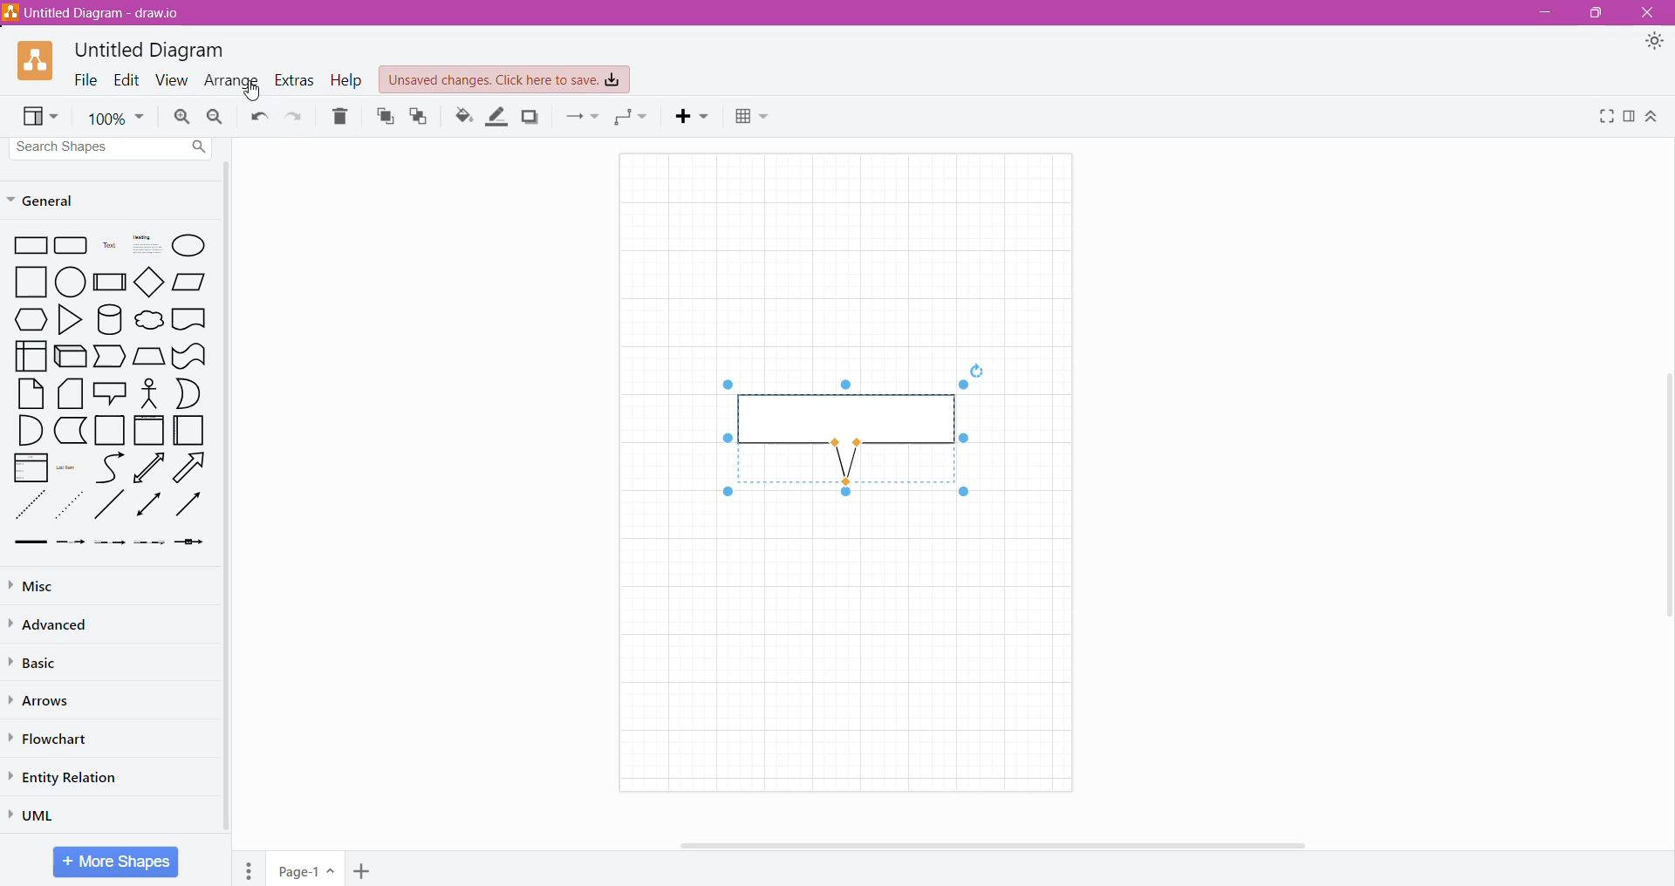 The image size is (1675, 886). Describe the element at coordinates (216, 115) in the screenshot. I see `Zoom Out` at that location.